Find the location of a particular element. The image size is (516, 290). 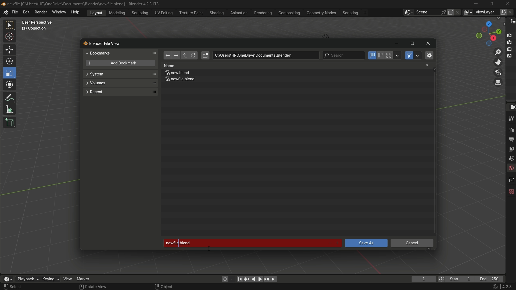

system is located at coordinates (120, 75).